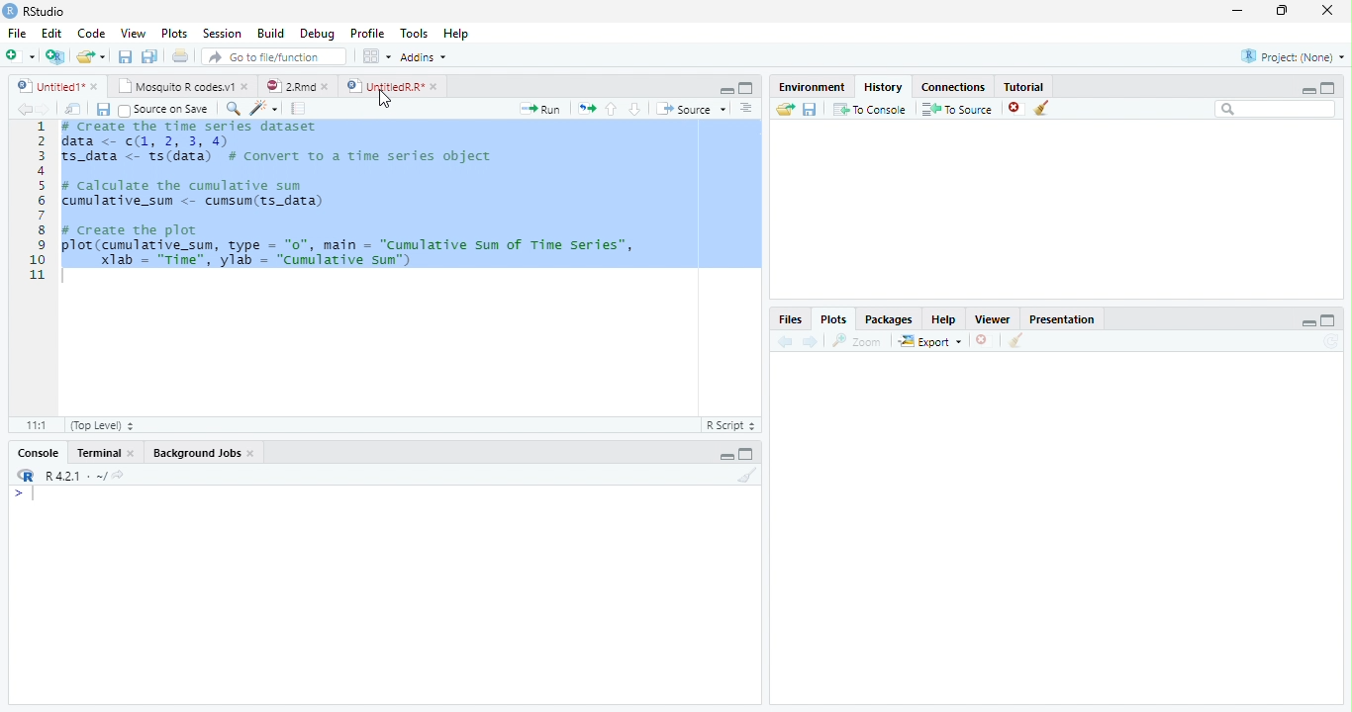  I want to click on Help, so click(457, 36).